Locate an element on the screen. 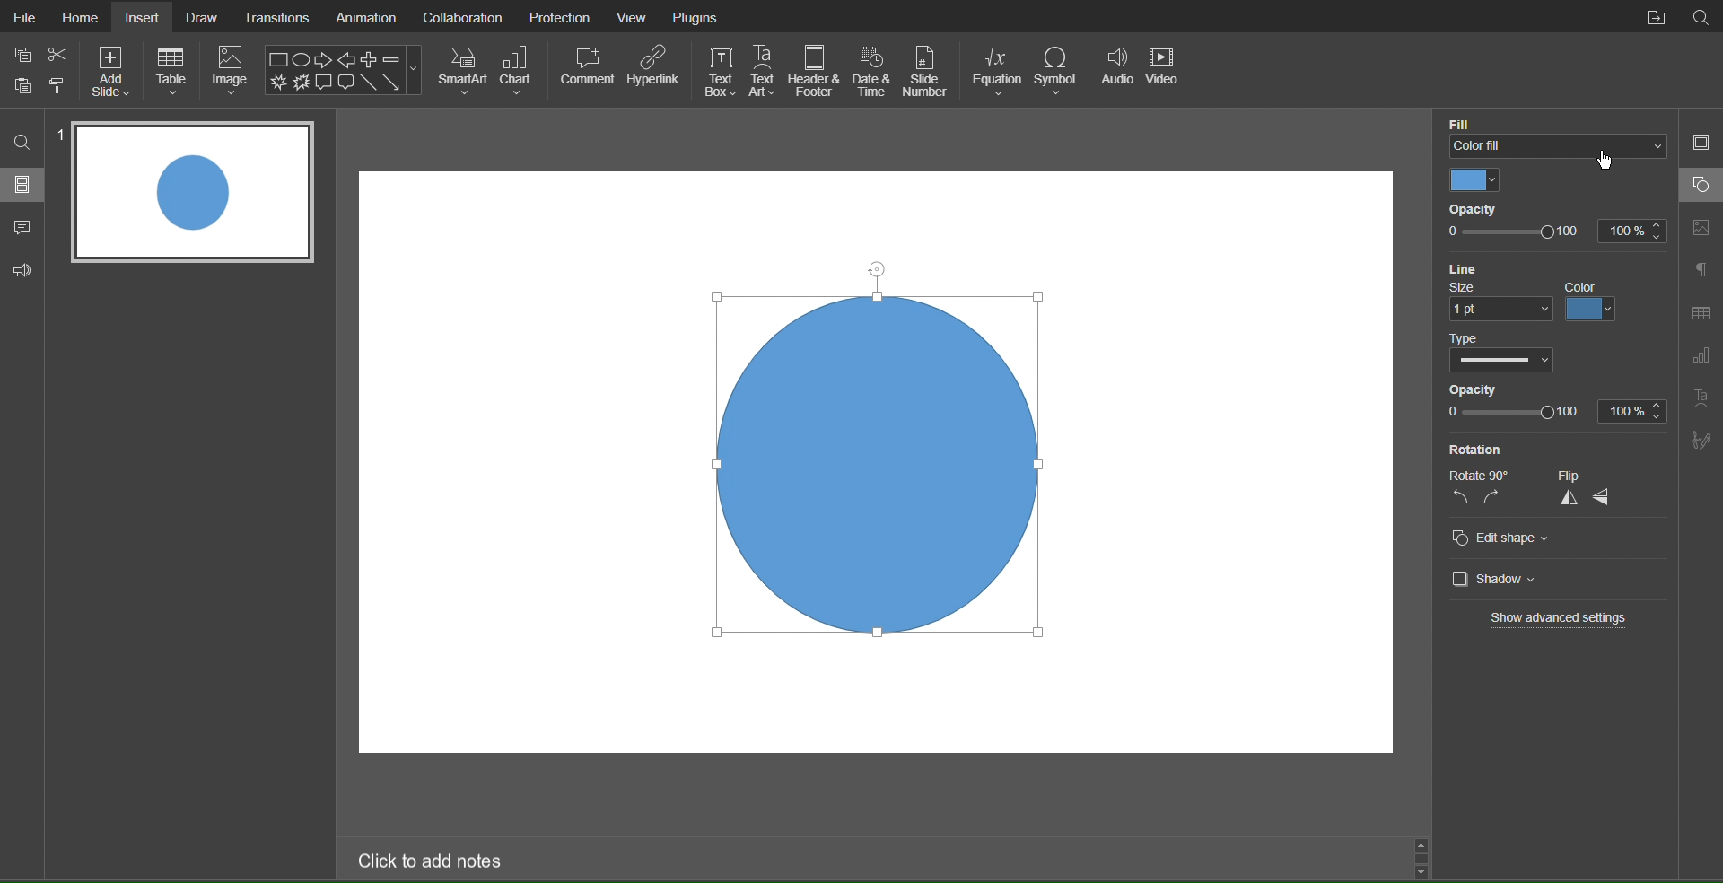 This screenshot has height=883, width=1723. flip is located at coordinates (1583, 474).